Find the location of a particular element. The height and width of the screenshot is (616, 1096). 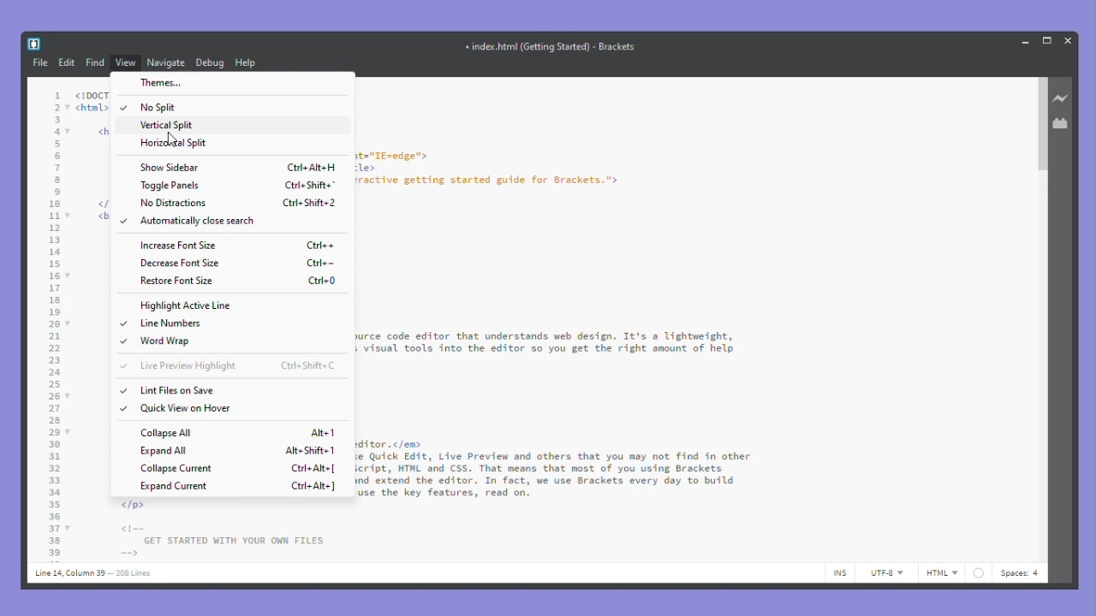

29 is located at coordinates (54, 432).